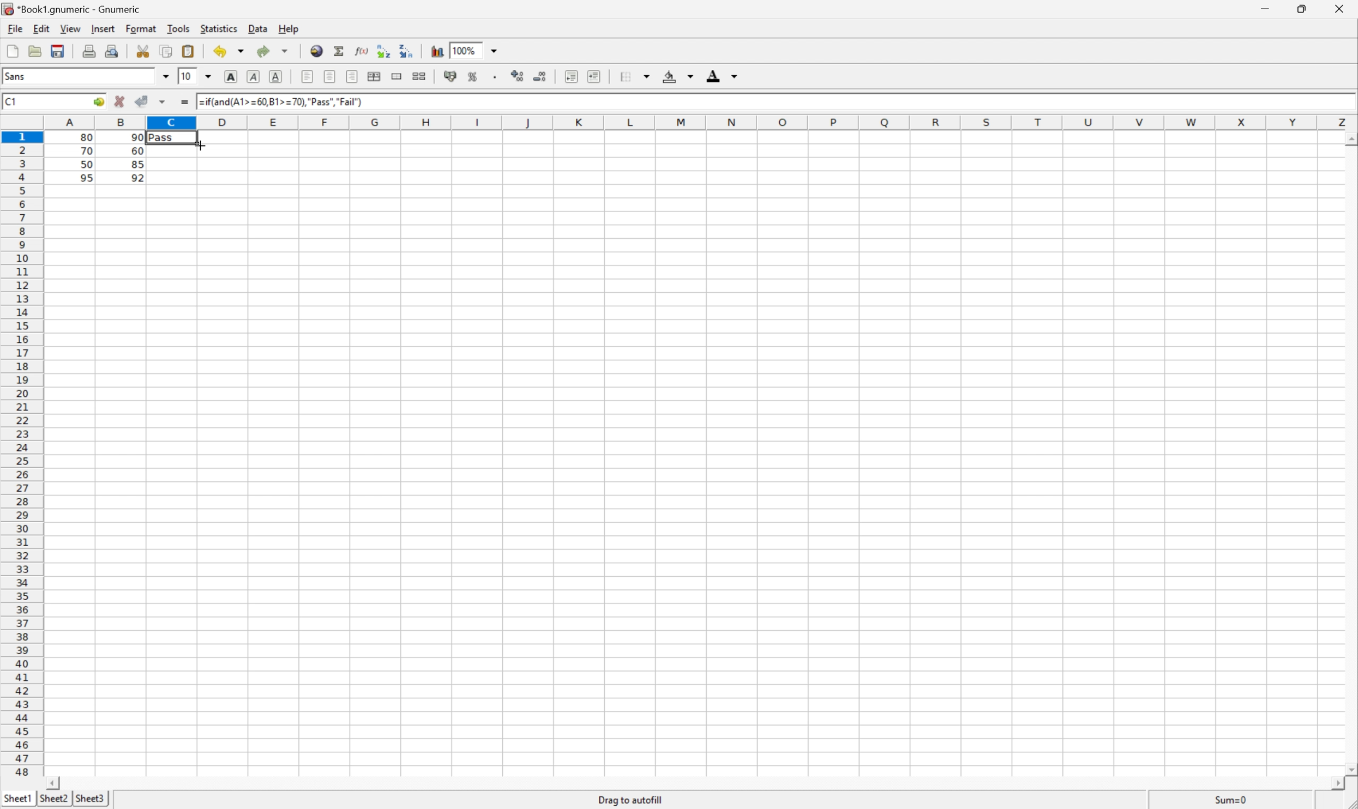  Describe the element at coordinates (572, 75) in the screenshot. I see `Increase indent, and align the contents to the left` at that location.